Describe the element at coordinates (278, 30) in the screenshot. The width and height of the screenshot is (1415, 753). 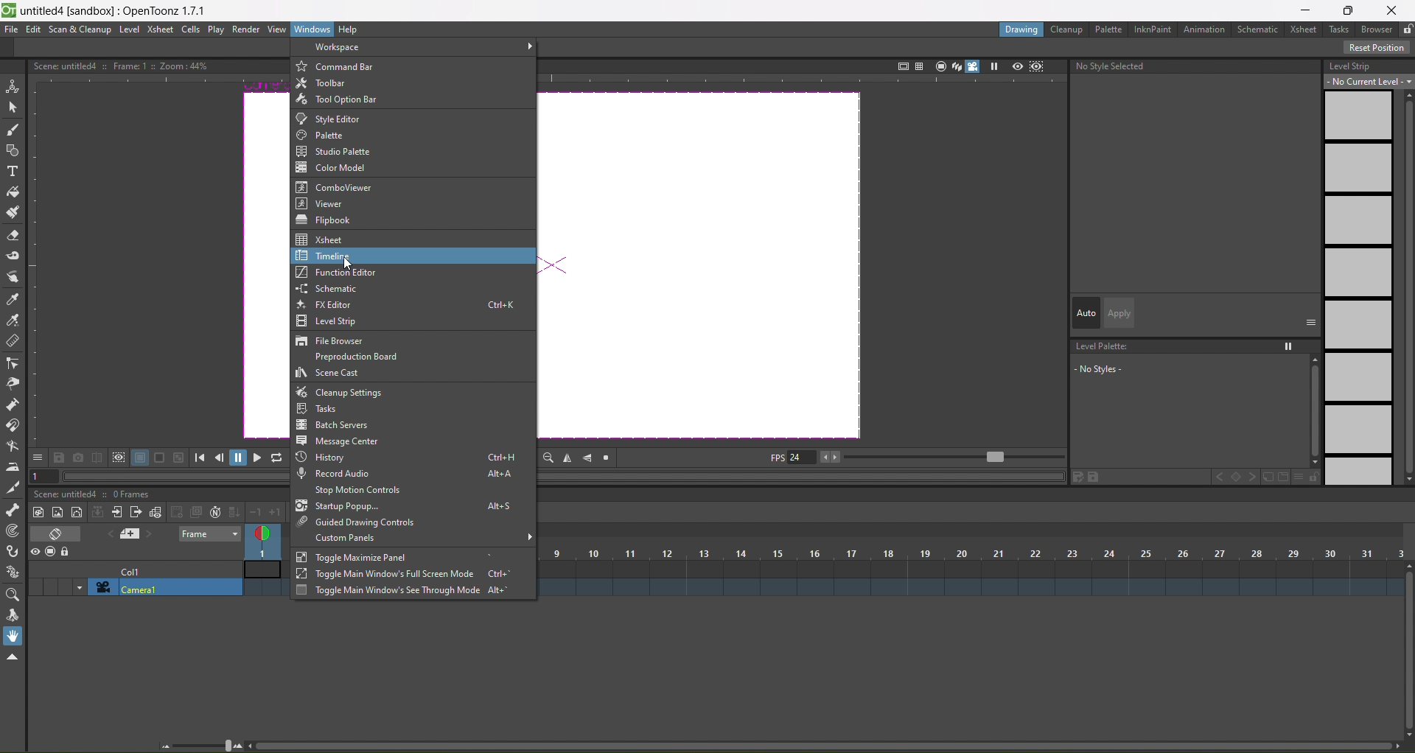
I see `view` at that location.